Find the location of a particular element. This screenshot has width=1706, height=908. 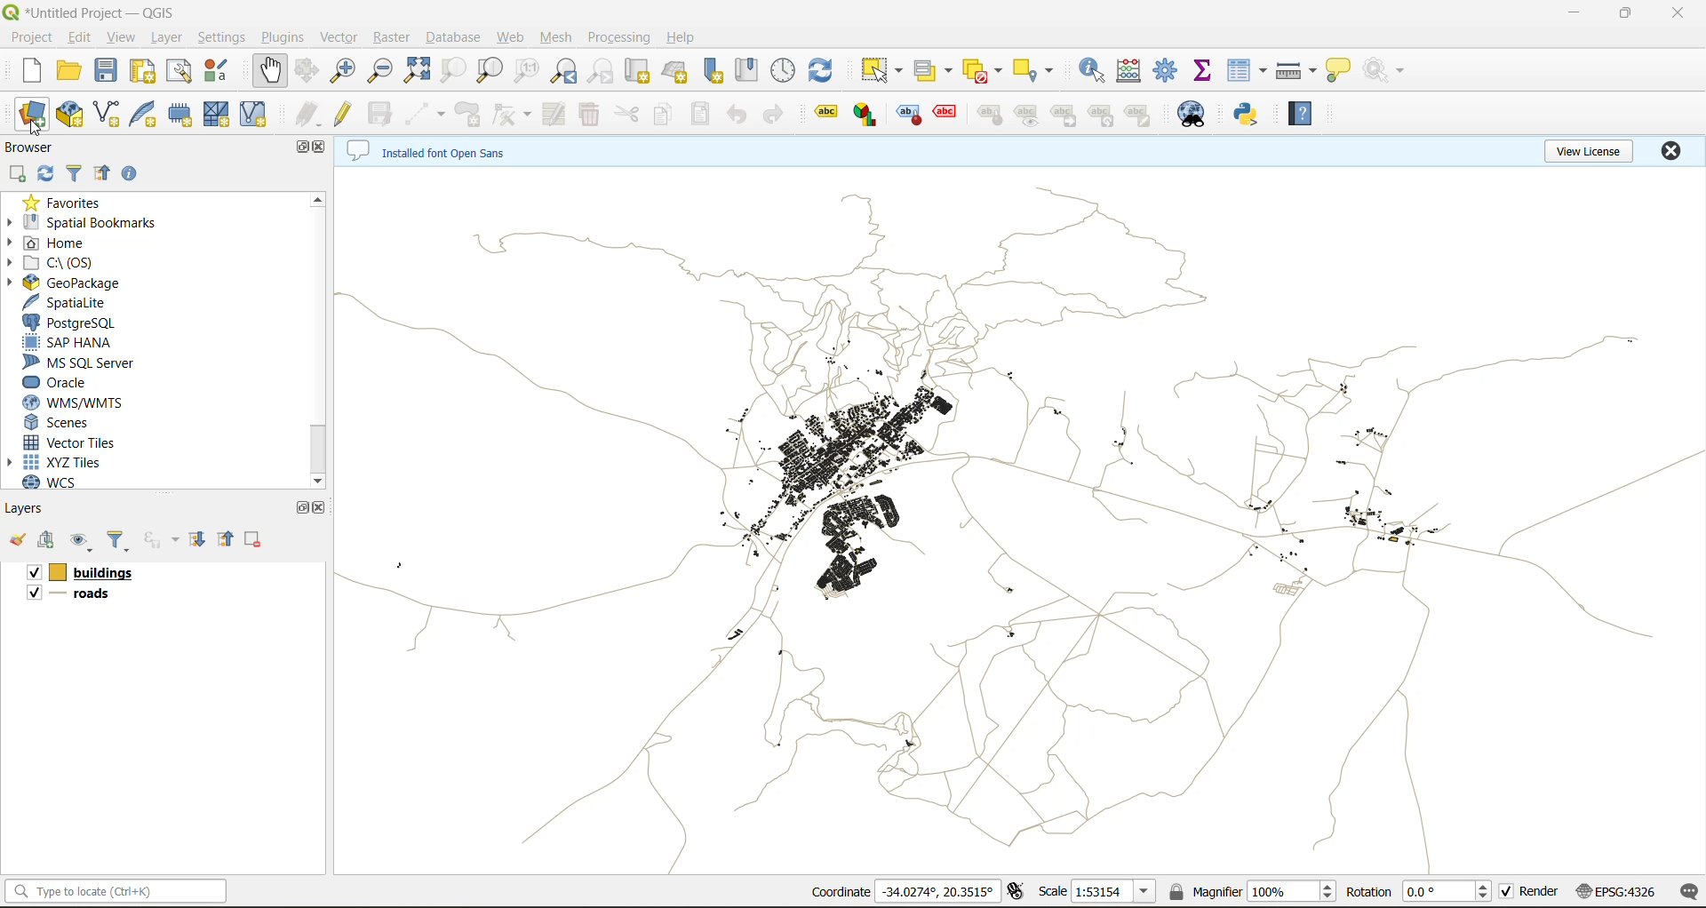

show spatial bookmark is located at coordinates (753, 68).